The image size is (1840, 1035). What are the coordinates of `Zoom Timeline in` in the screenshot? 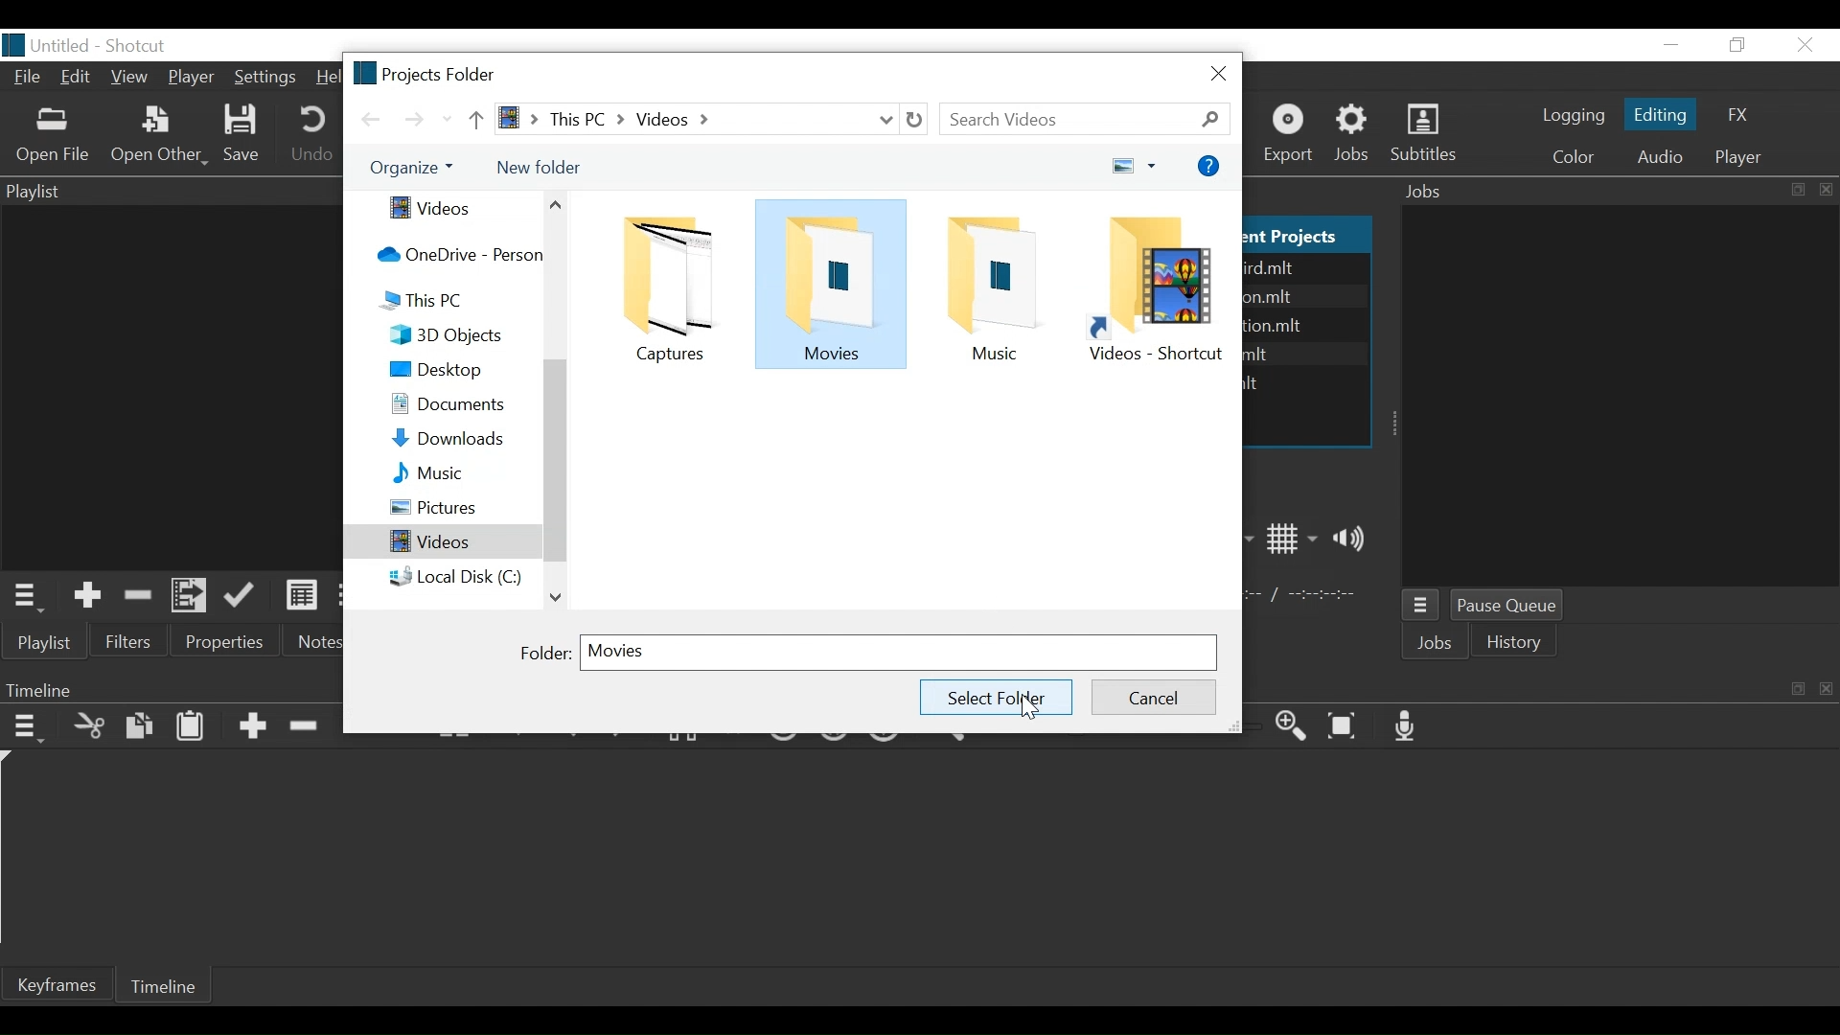 It's located at (1290, 726).